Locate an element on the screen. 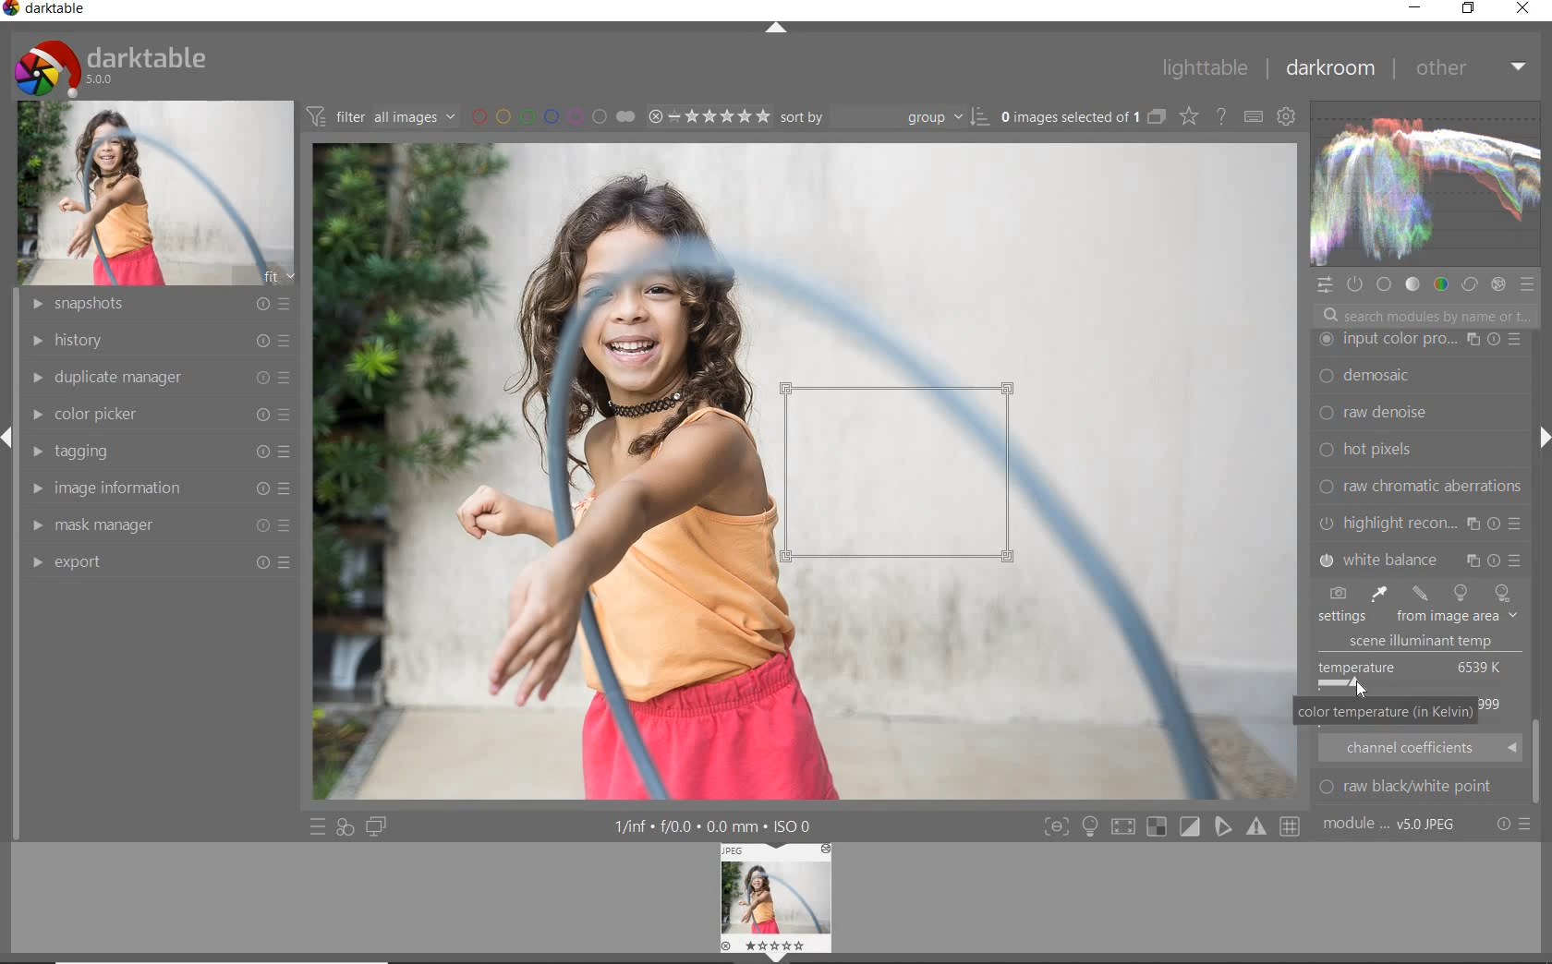  toggle mode  is located at coordinates (1127, 825).